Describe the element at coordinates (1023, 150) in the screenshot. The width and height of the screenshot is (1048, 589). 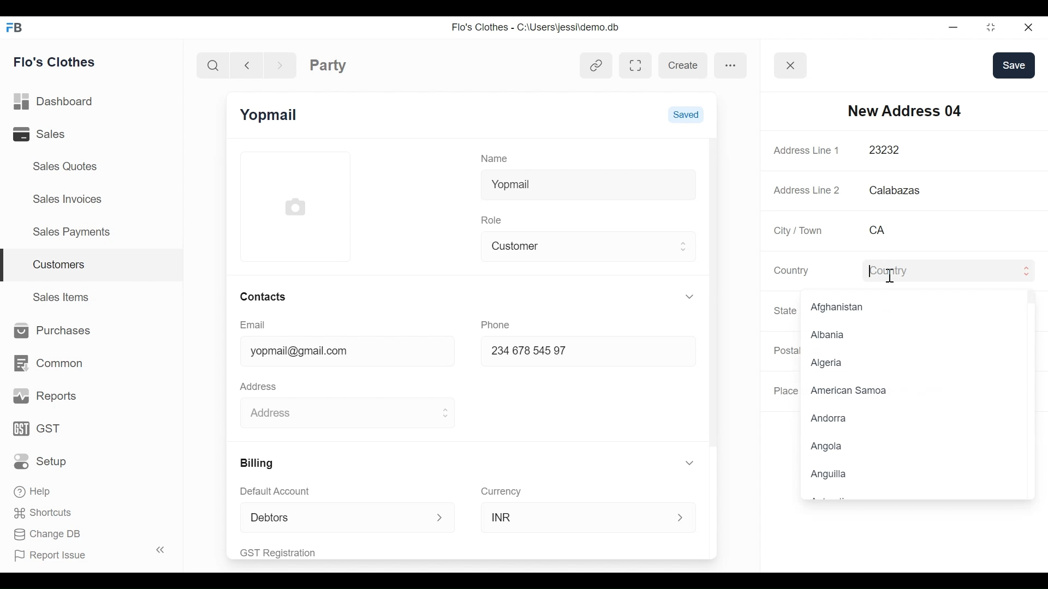
I see `Asterisk` at that location.